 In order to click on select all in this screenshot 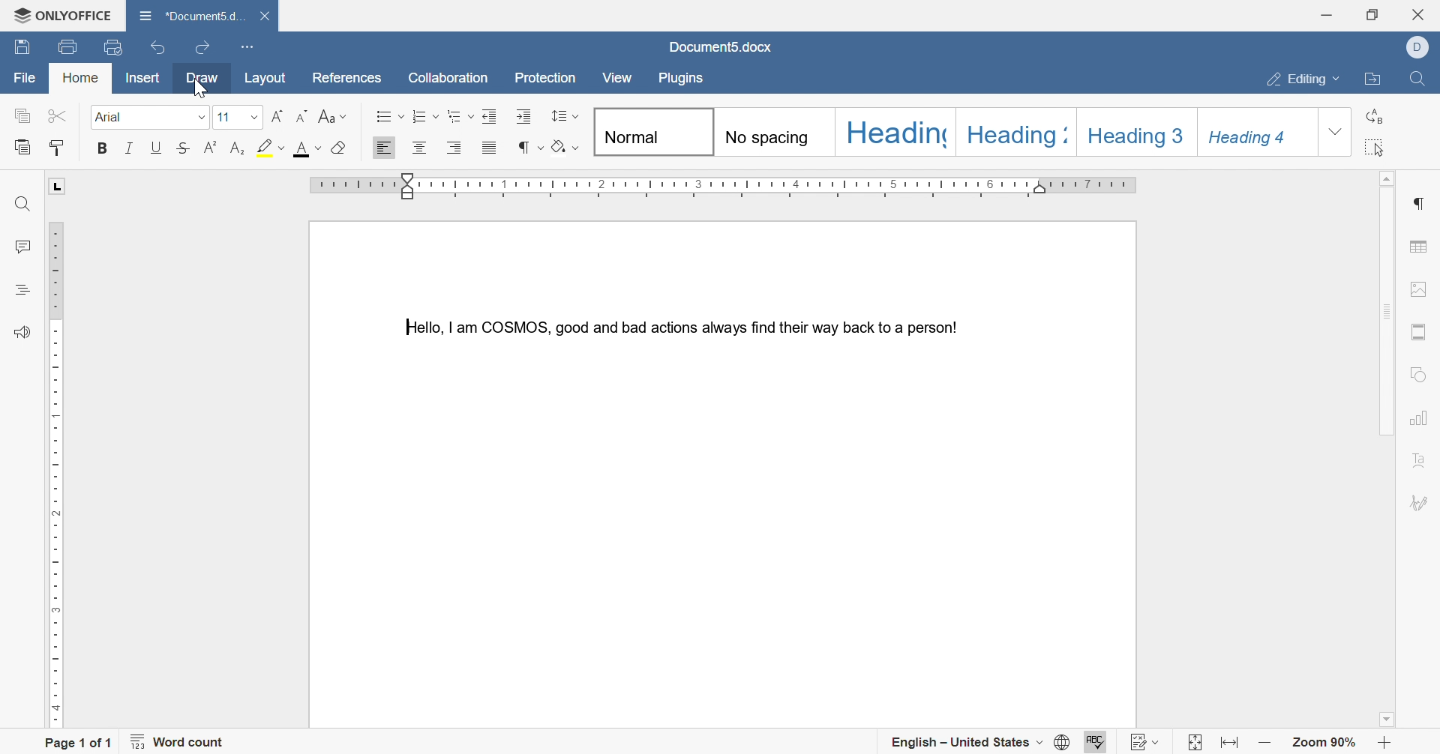, I will do `click(1375, 150)`.